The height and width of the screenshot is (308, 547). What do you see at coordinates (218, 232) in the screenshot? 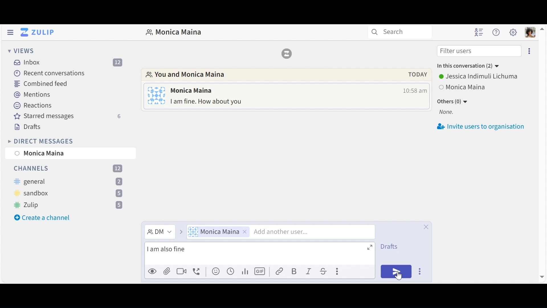
I see `User` at bounding box center [218, 232].